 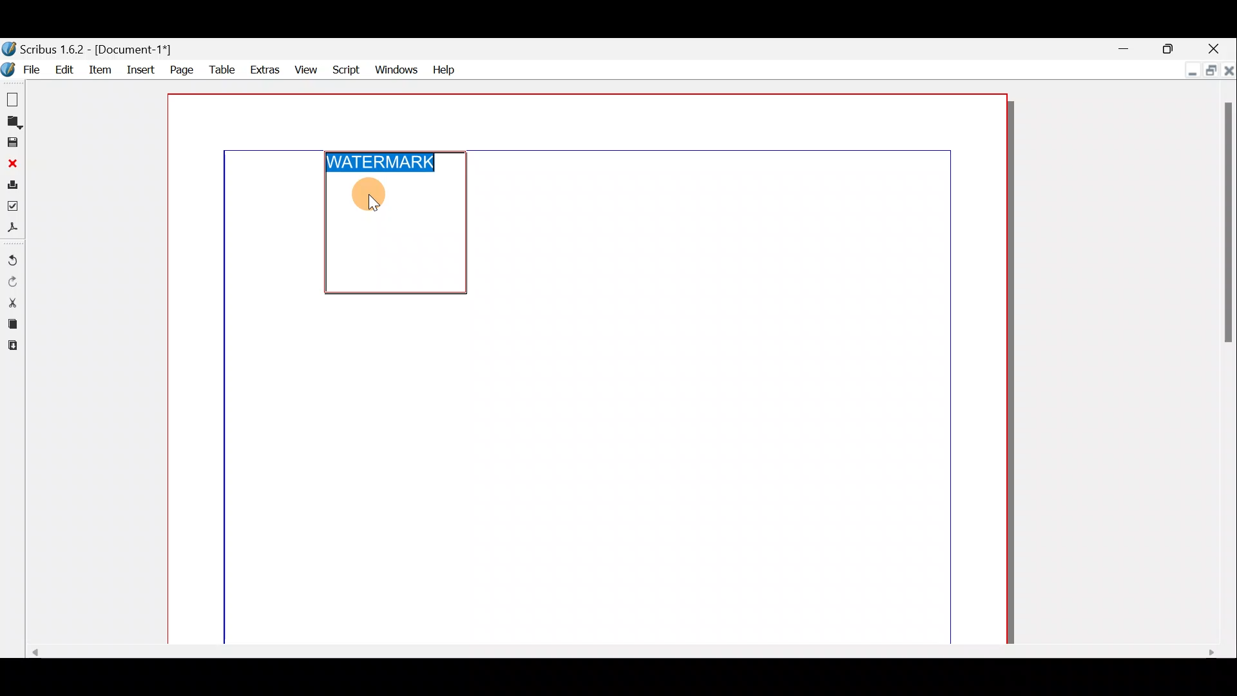 What do you see at coordinates (1189, 71) in the screenshot?
I see `Minimise` at bounding box center [1189, 71].